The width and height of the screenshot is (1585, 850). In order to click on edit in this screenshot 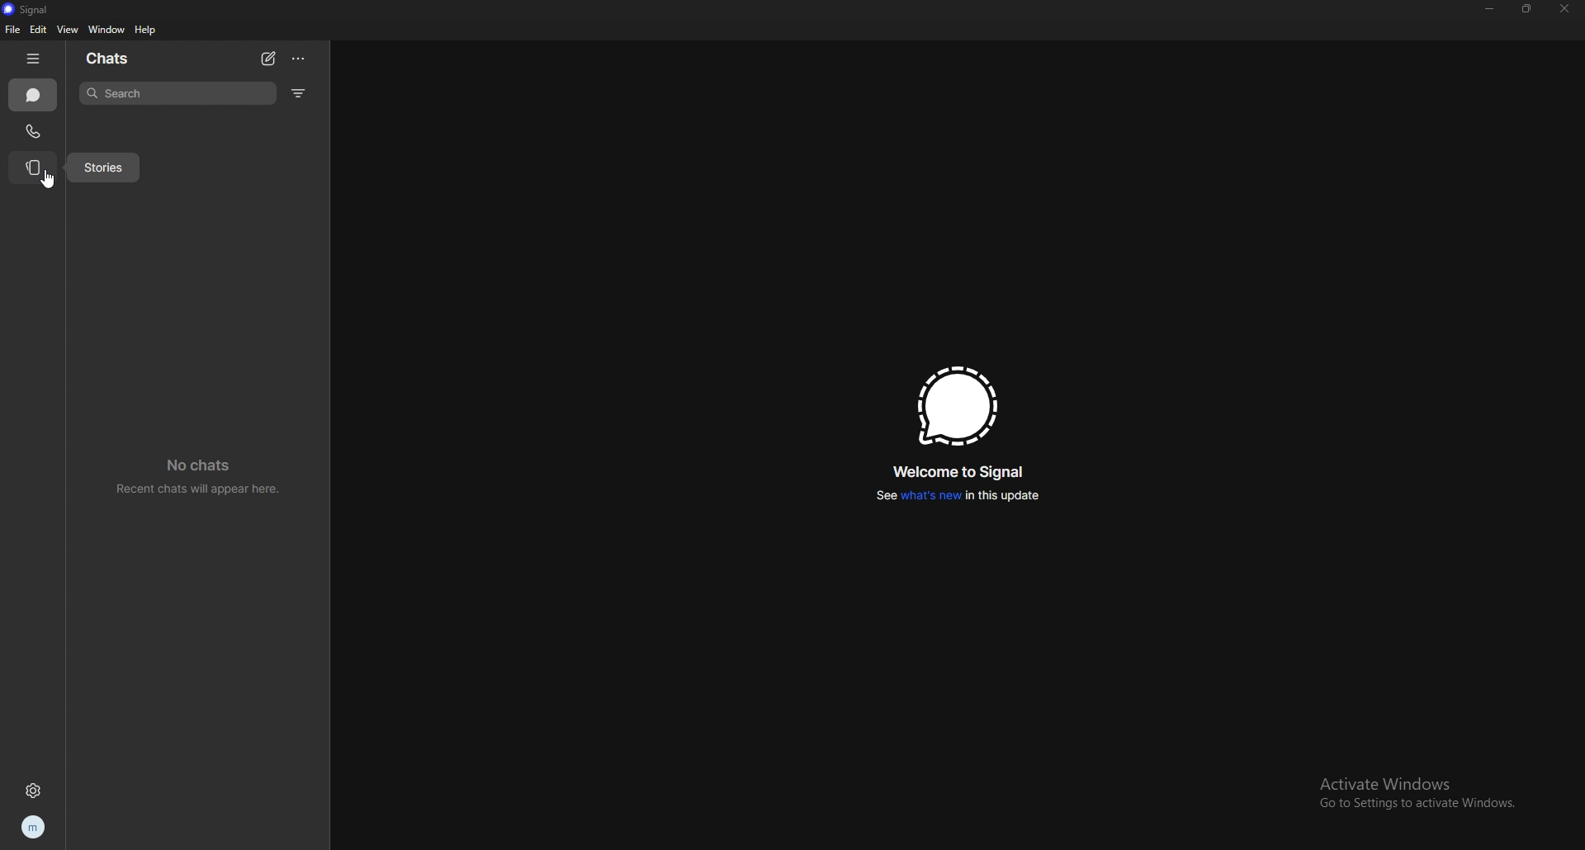, I will do `click(40, 30)`.